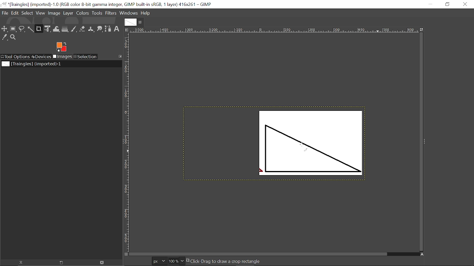 The image size is (474, 266). I want to click on Fuzzy select tool, so click(31, 30).